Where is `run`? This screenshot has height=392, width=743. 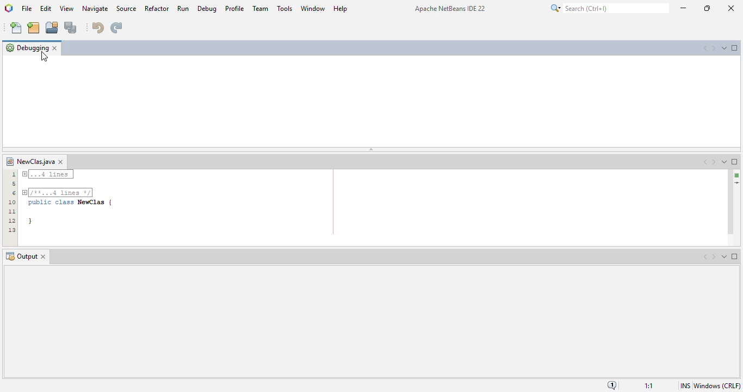 run is located at coordinates (183, 8).